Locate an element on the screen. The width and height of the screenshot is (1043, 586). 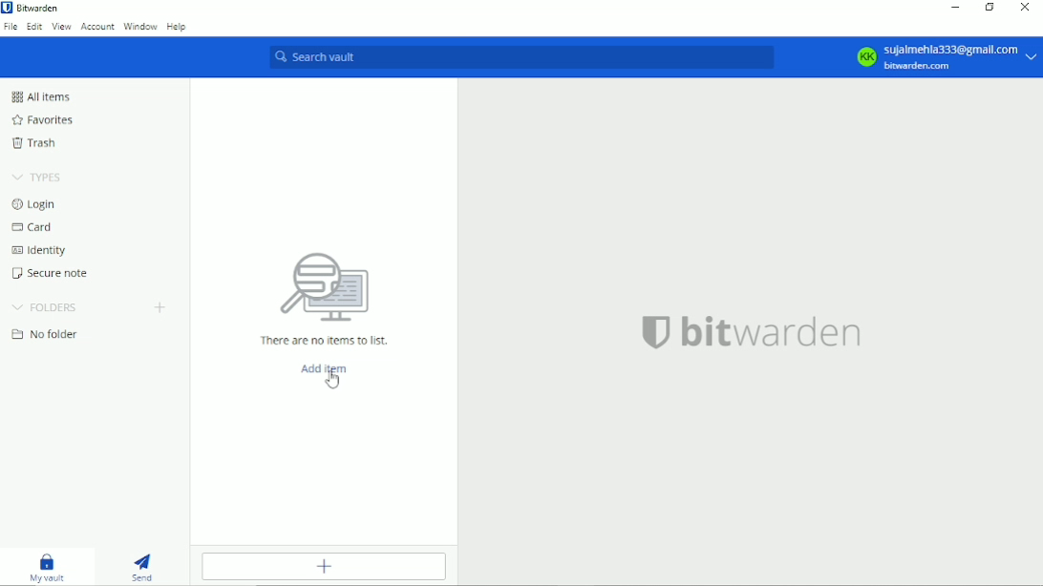
Window is located at coordinates (139, 27).